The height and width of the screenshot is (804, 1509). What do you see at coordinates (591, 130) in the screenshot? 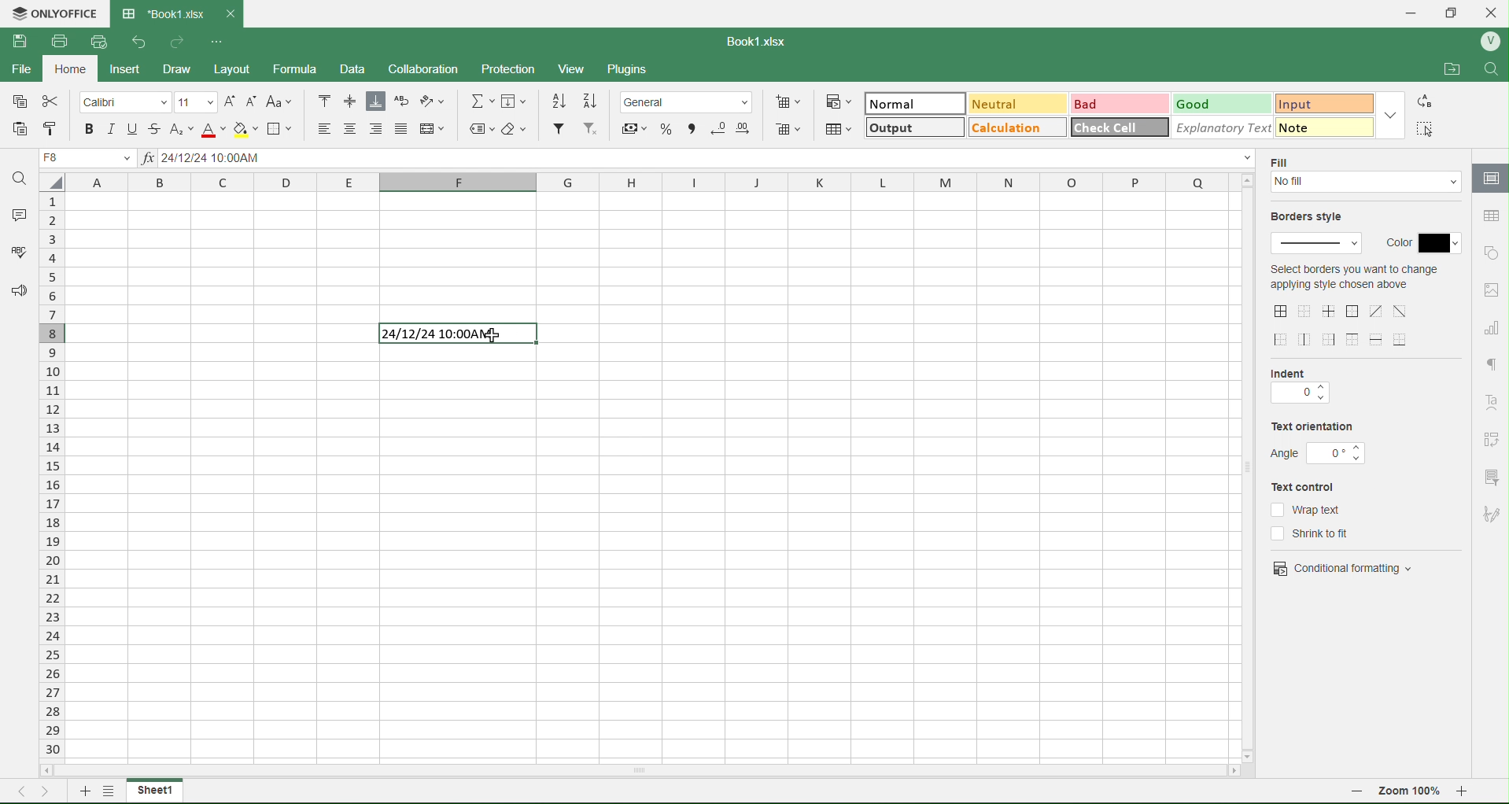
I see `Clear Filter` at bounding box center [591, 130].